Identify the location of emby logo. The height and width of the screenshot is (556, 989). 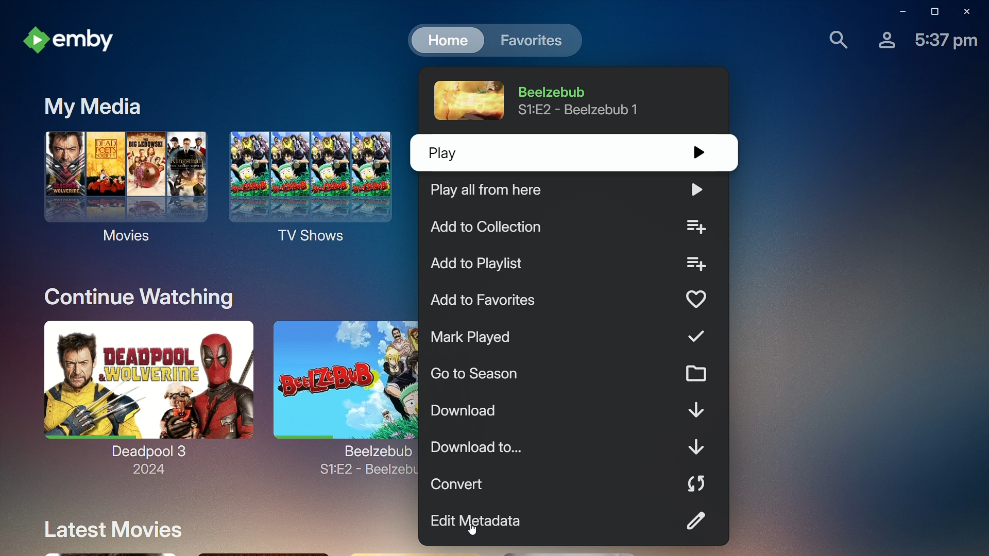
(36, 41).